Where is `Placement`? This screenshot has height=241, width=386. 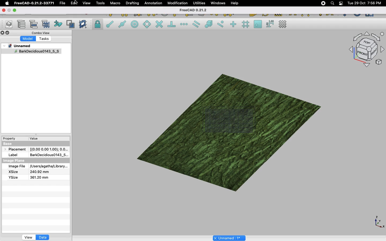
Placement is located at coordinates (16, 150).